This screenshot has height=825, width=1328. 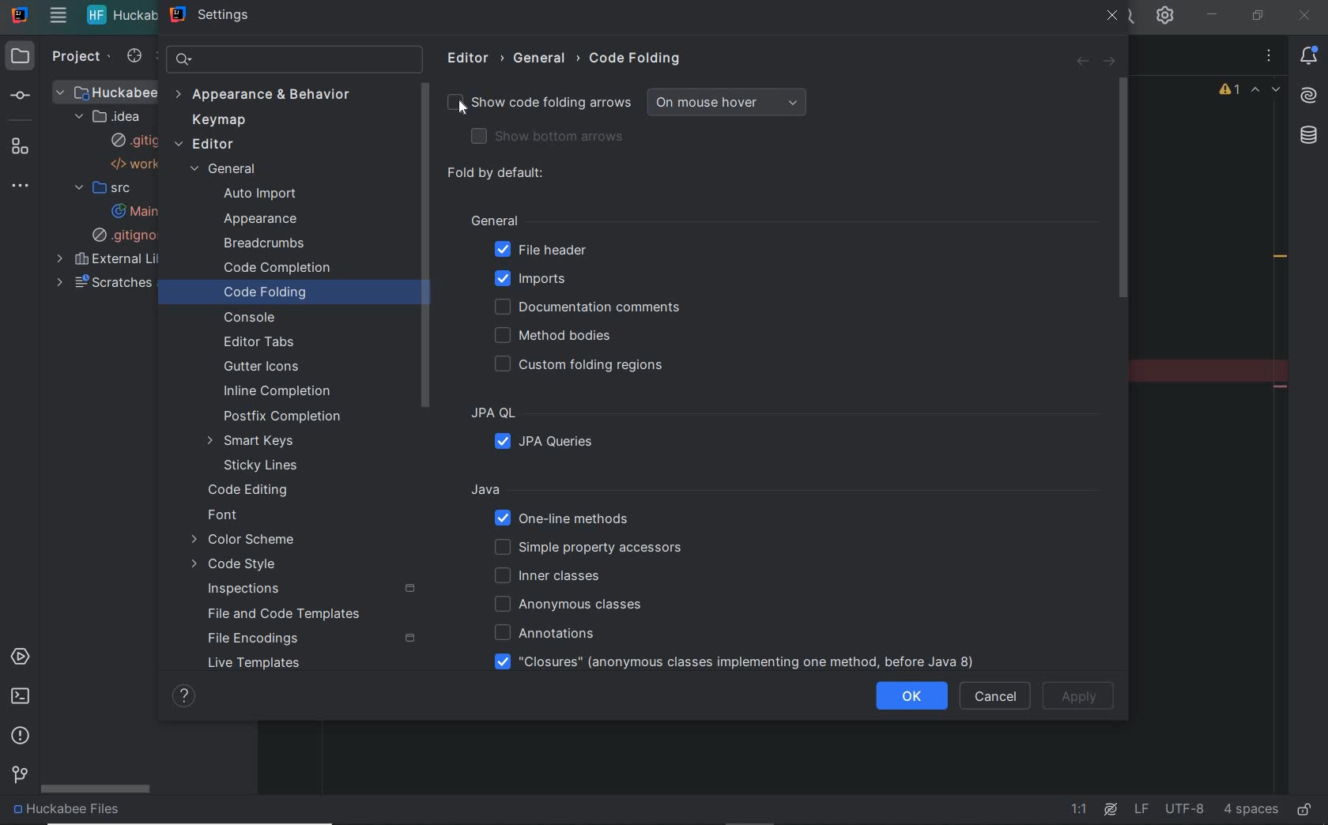 What do you see at coordinates (498, 173) in the screenshot?
I see `fold by default` at bounding box center [498, 173].